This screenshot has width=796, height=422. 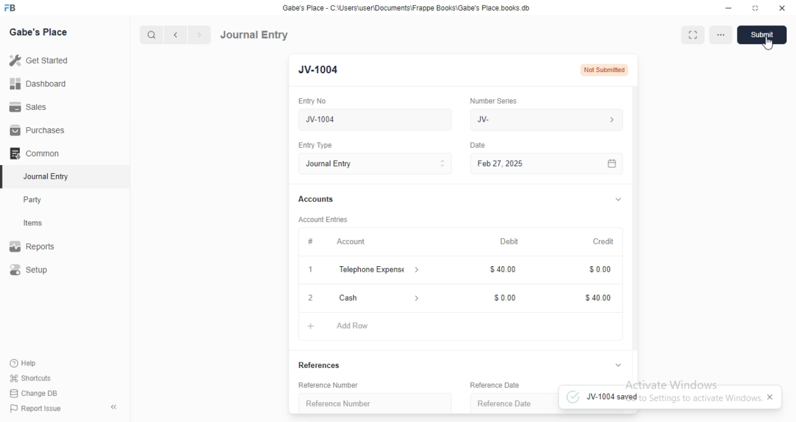 I want to click on Collapse, so click(x=114, y=407).